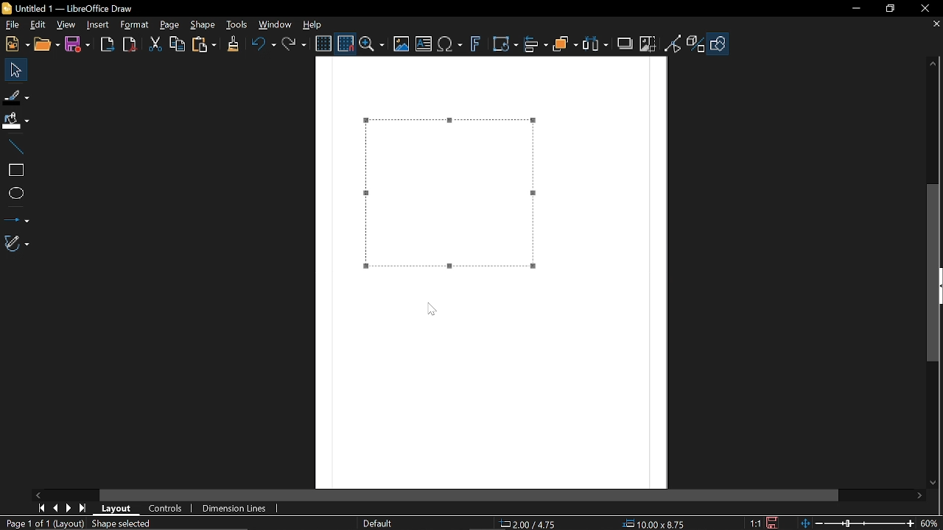 This screenshot has height=530, width=943. Describe the element at coordinates (130, 44) in the screenshot. I see `Export to pdf` at that location.